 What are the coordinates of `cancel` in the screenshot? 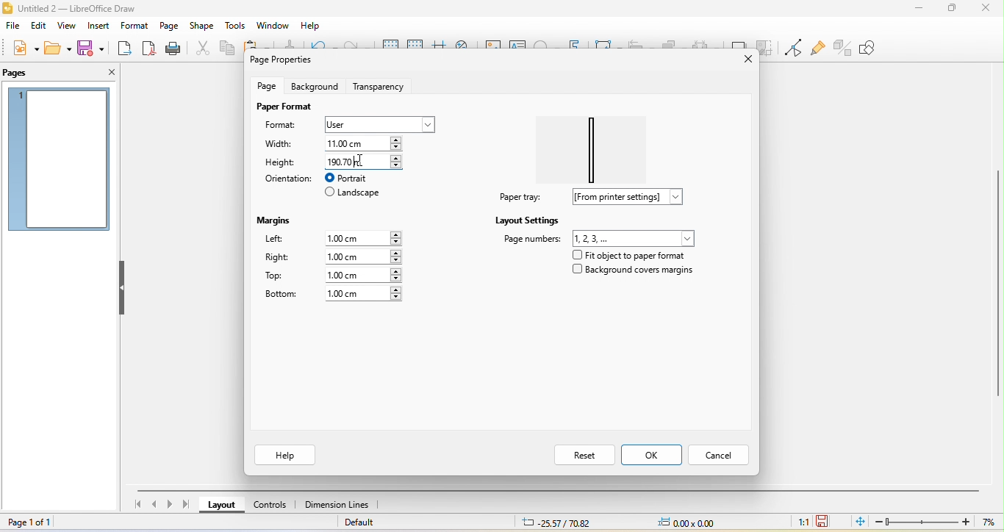 It's located at (721, 453).